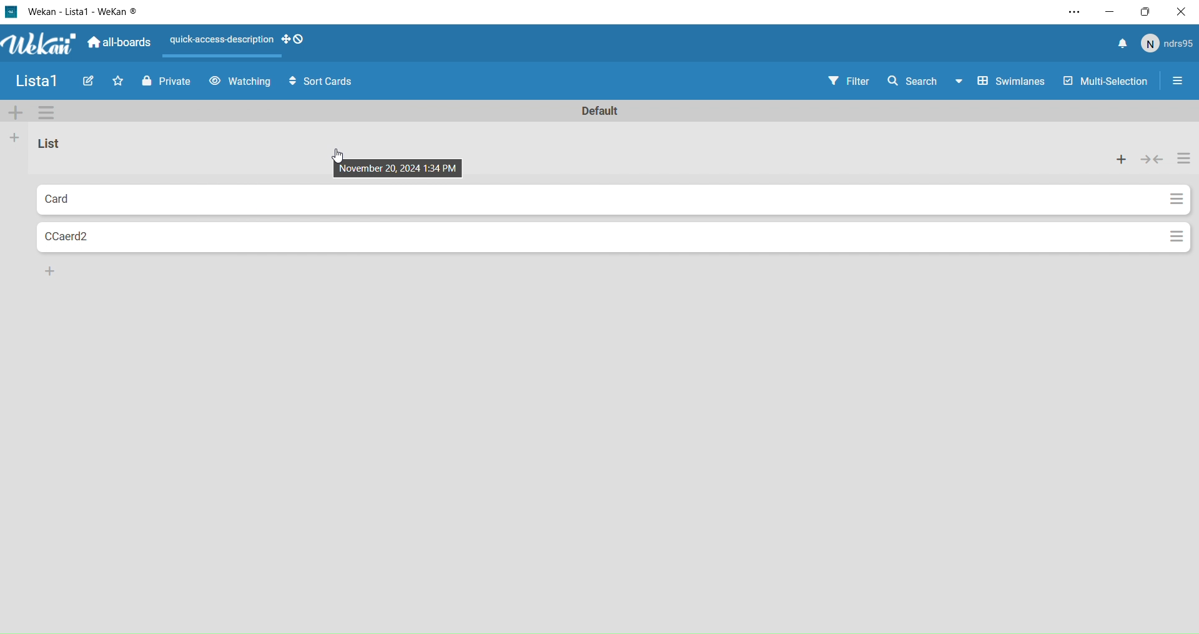 This screenshot has width=1199, height=634. What do you see at coordinates (920, 80) in the screenshot?
I see `Search` at bounding box center [920, 80].